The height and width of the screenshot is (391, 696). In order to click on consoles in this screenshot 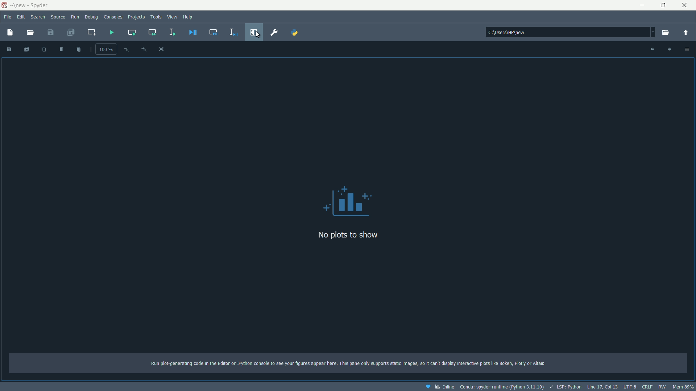, I will do `click(113, 17)`.